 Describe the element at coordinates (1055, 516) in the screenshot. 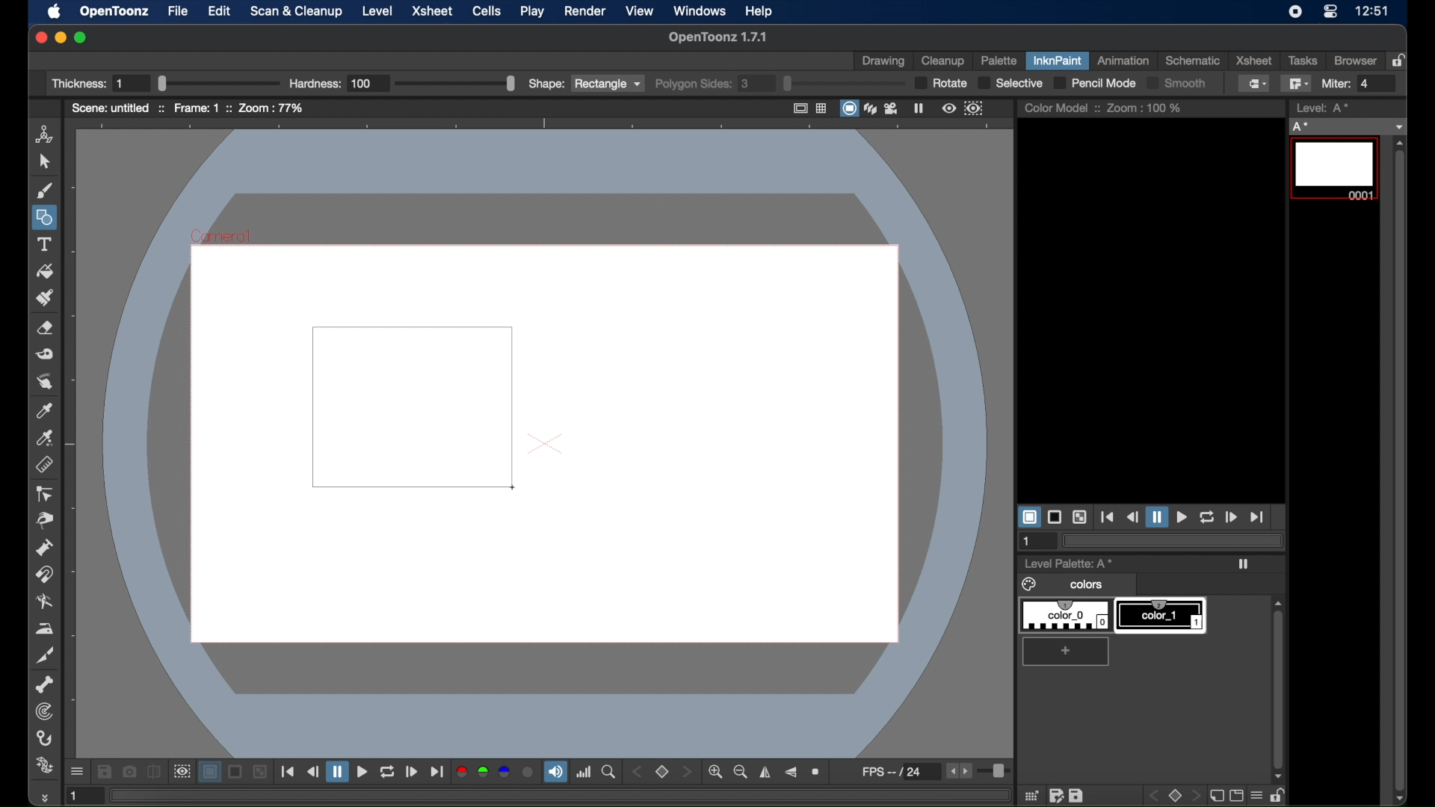

I see `black background` at that location.